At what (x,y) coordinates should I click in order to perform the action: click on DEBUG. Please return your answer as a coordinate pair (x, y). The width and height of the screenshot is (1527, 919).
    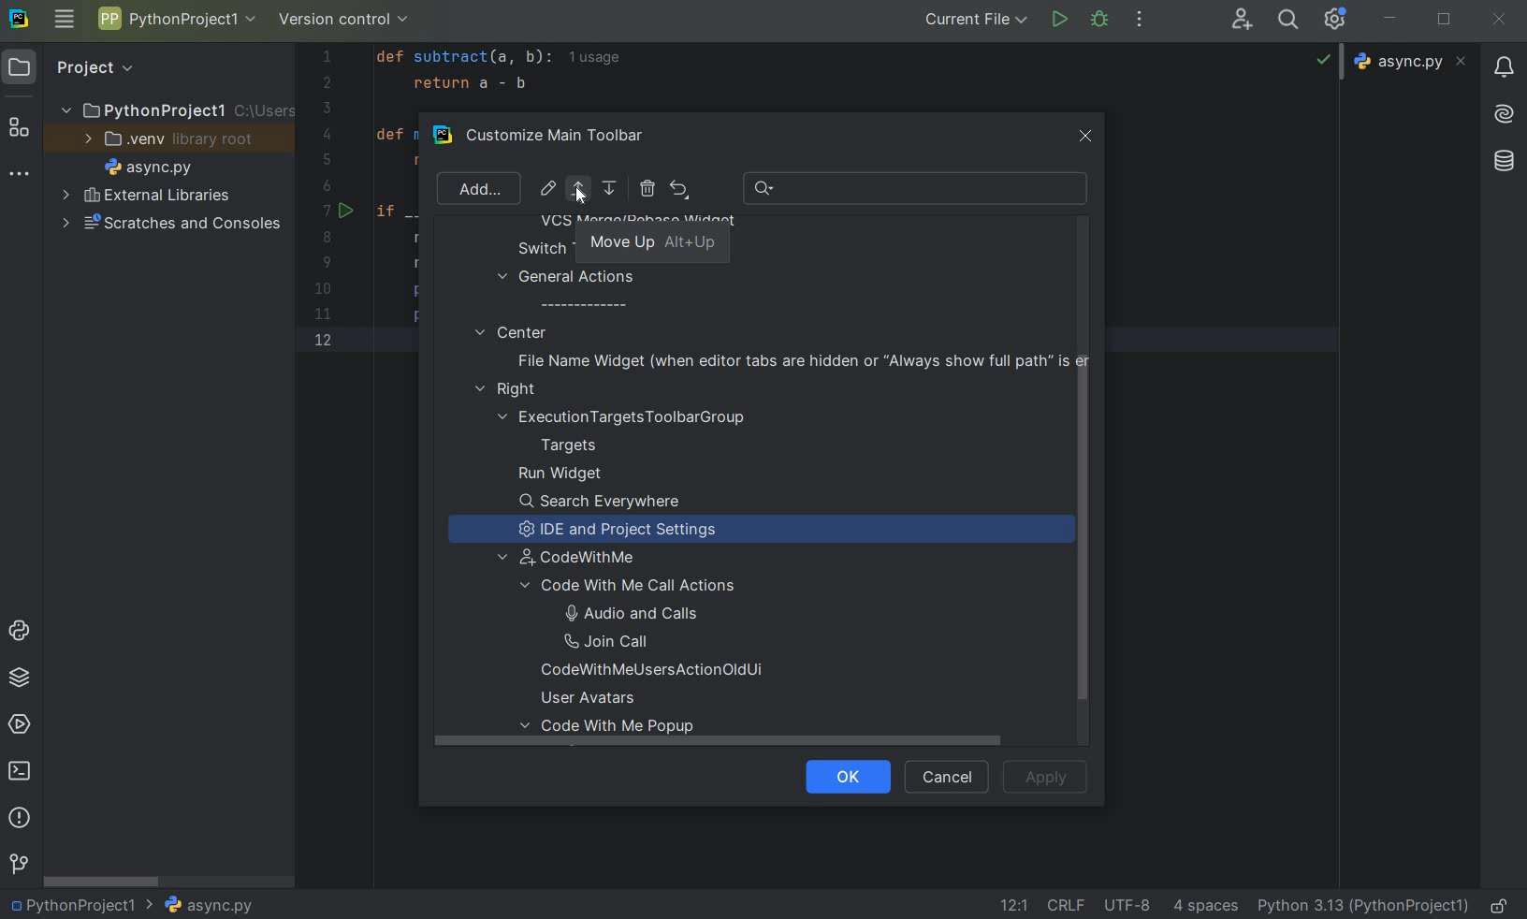
    Looking at the image, I should click on (1103, 22).